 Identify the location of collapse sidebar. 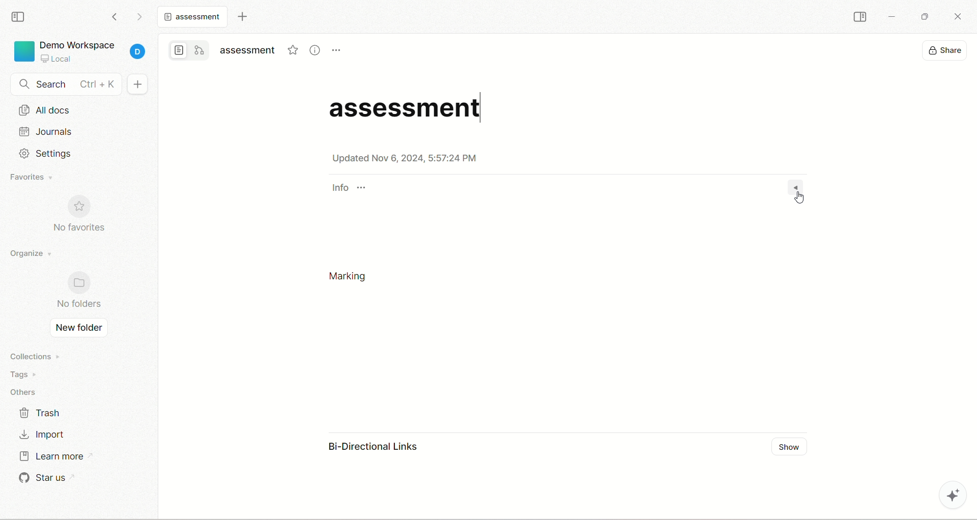
(862, 18).